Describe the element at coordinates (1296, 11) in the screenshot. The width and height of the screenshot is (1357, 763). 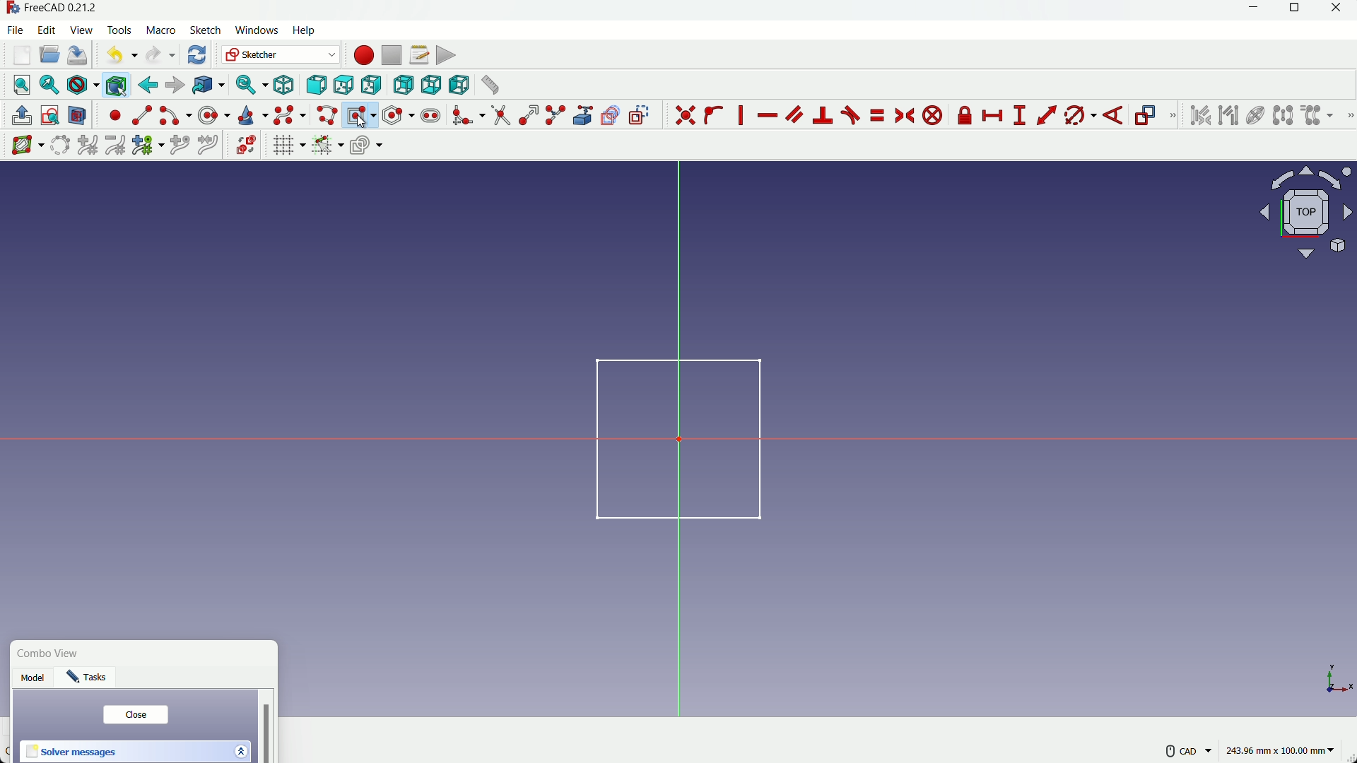
I see `maximize or restore` at that location.